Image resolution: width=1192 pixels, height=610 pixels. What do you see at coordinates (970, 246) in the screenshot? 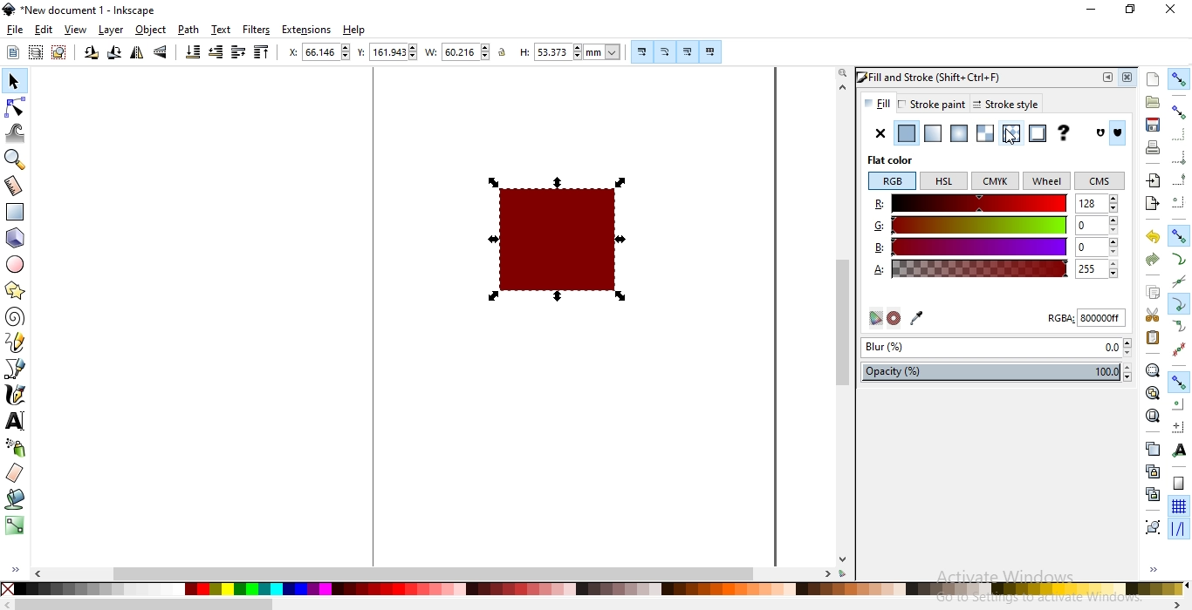
I see `B` at bounding box center [970, 246].